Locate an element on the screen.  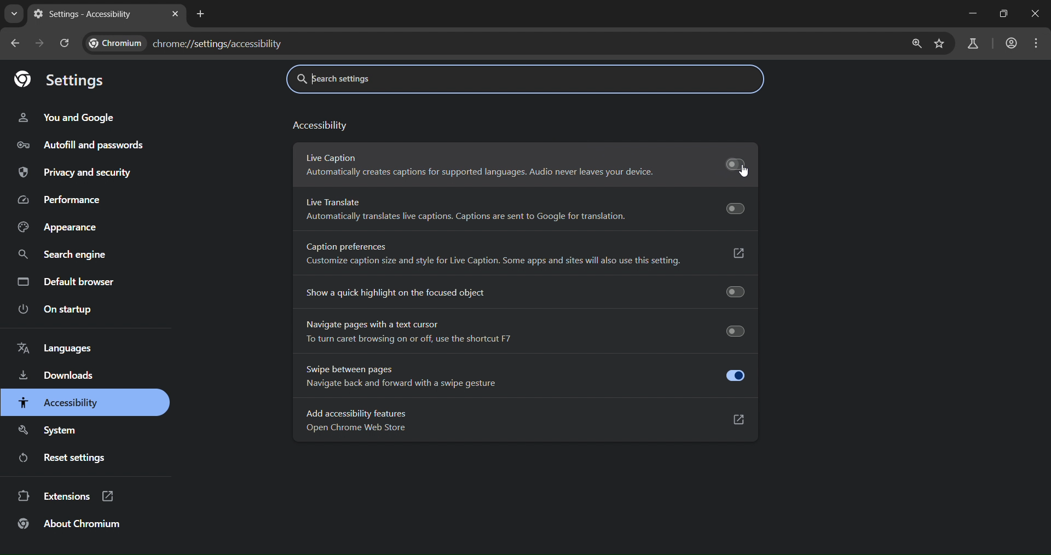
minimize is located at coordinates (972, 11).